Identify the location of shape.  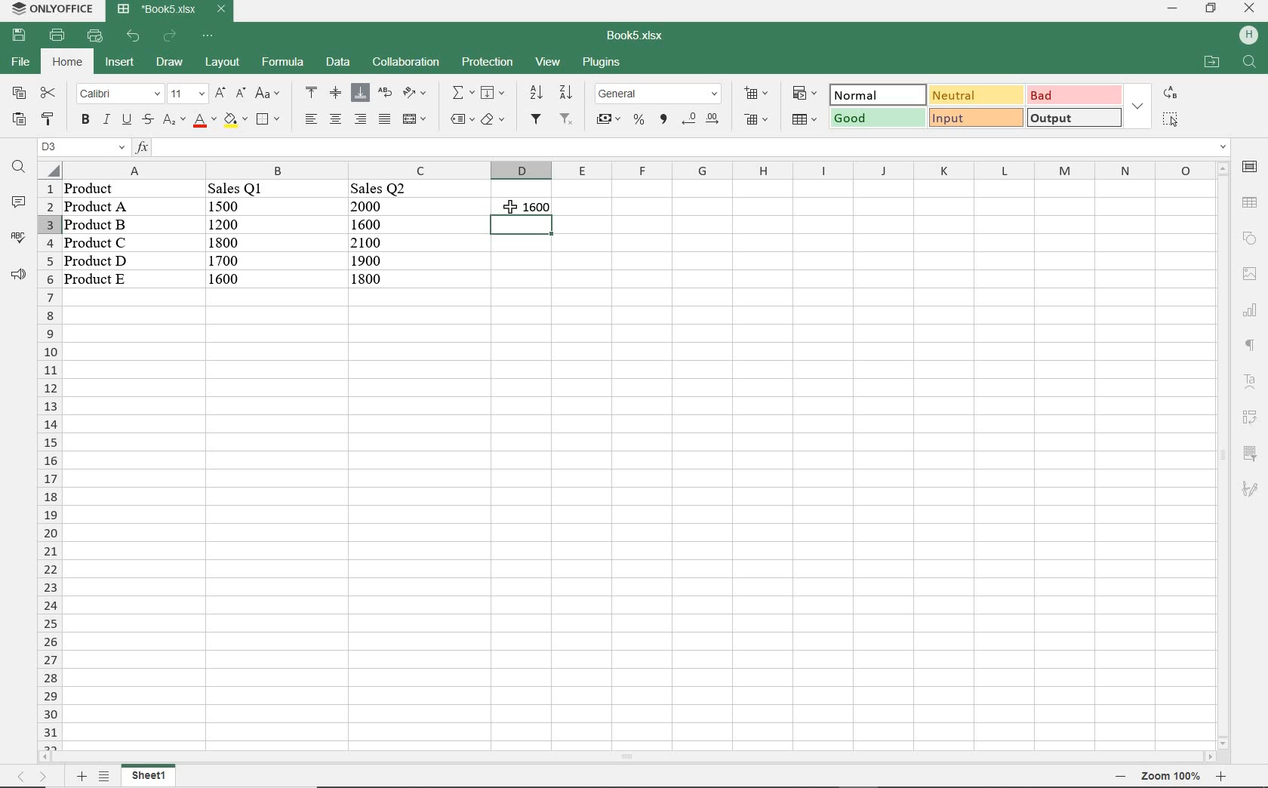
(1251, 235).